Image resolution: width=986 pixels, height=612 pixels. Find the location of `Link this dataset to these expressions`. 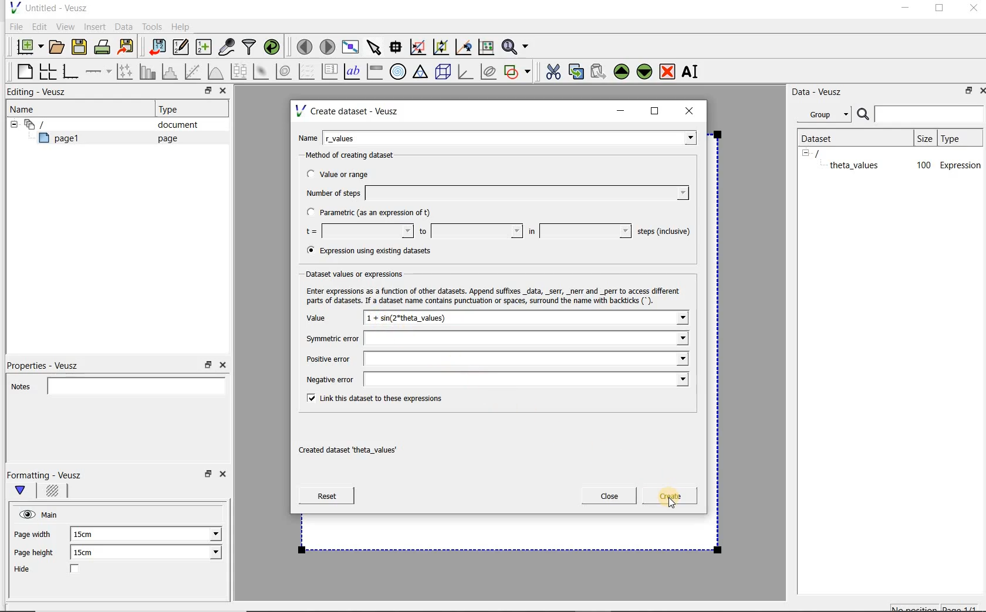

Link this dataset to these expressions is located at coordinates (372, 397).